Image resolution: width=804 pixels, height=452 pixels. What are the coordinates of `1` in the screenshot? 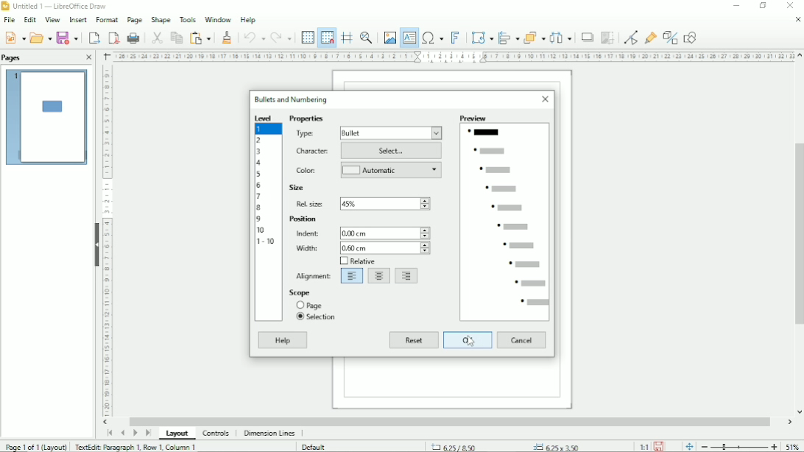 It's located at (261, 129).